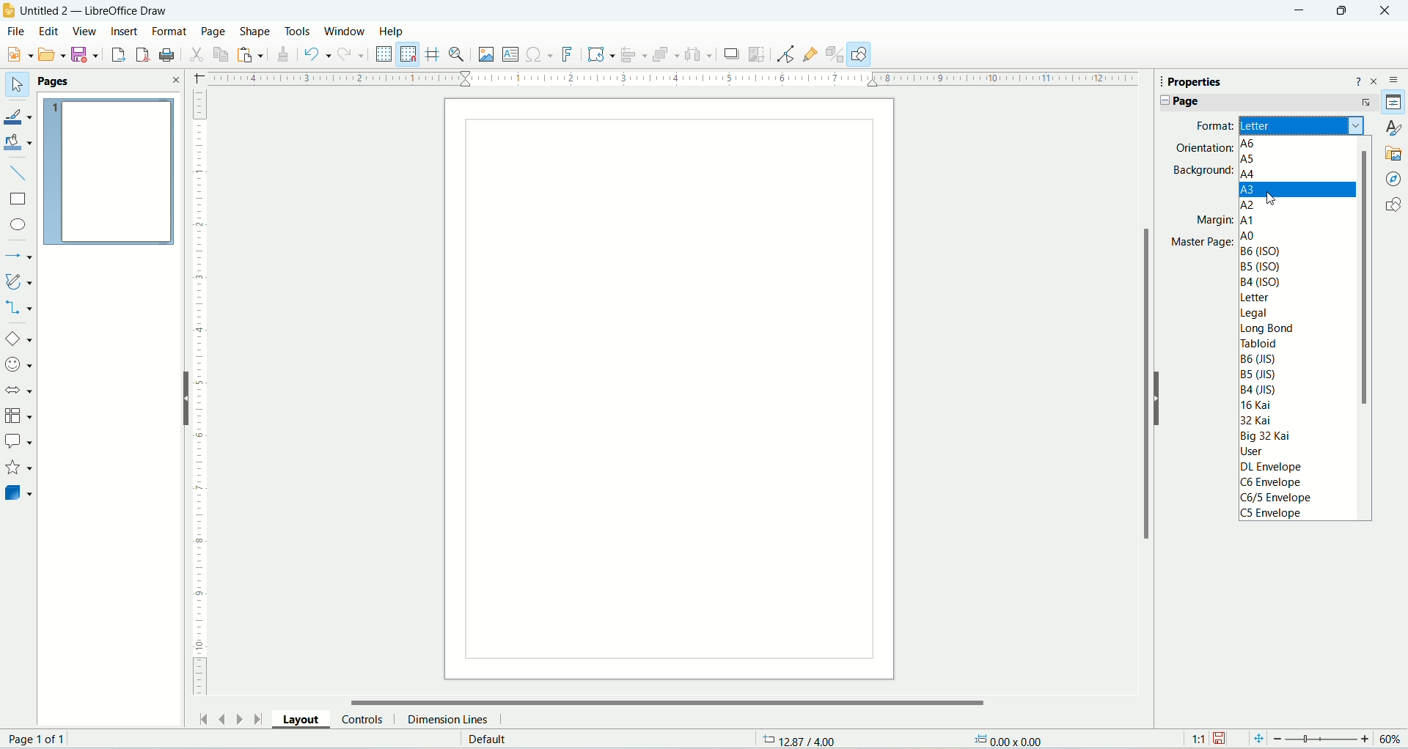 The image size is (1408, 749). What do you see at coordinates (666, 56) in the screenshot?
I see `arrange` at bounding box center [666, 56].